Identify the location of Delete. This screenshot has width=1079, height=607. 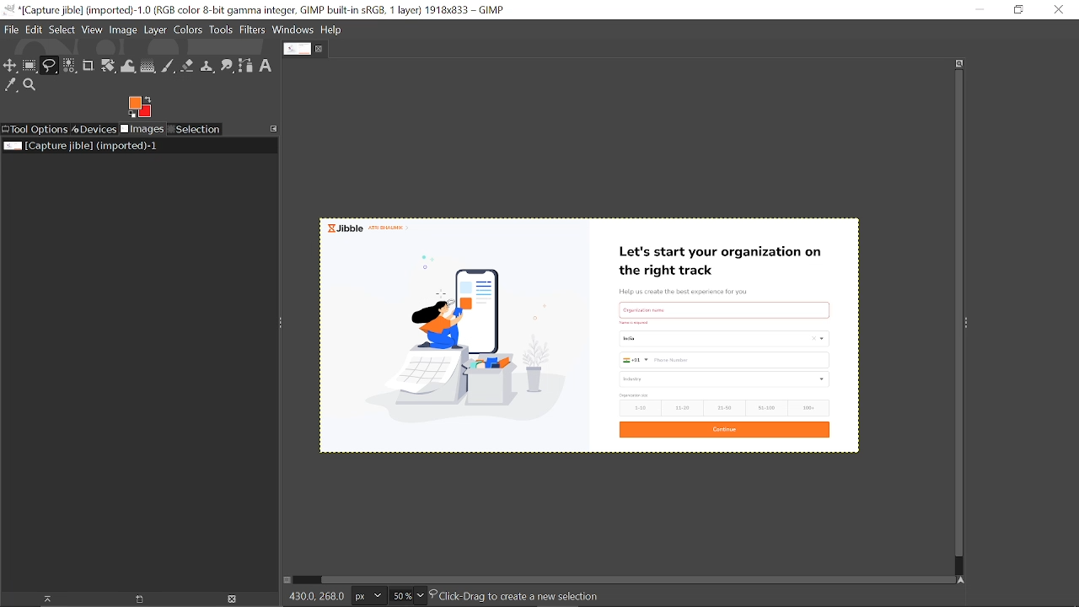
(231, 599).